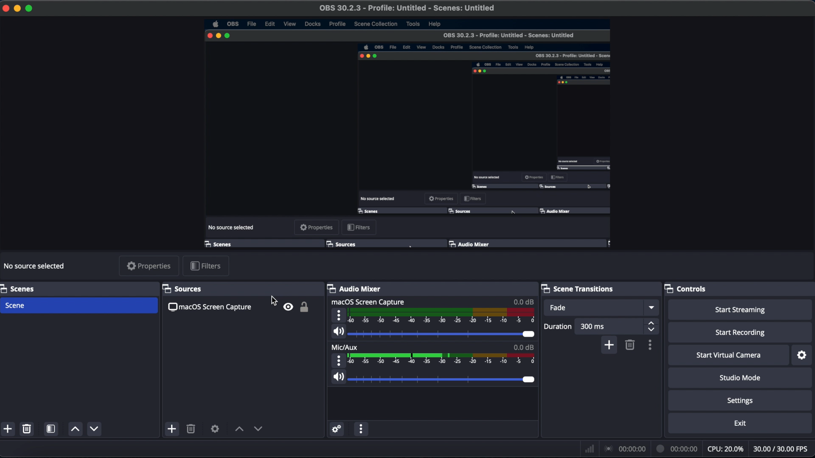  Describe the element at coordinates (729, 355) in the screenshot. I see `start virtual camera` at that location.